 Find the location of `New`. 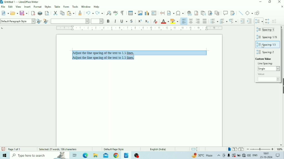

New is located at coordinates (5, 13).